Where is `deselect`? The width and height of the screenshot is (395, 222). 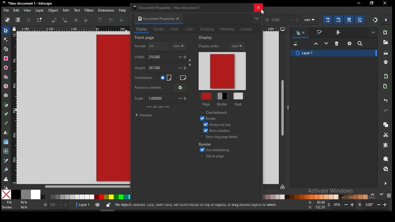 deselect is located at coordinates (28, 20).